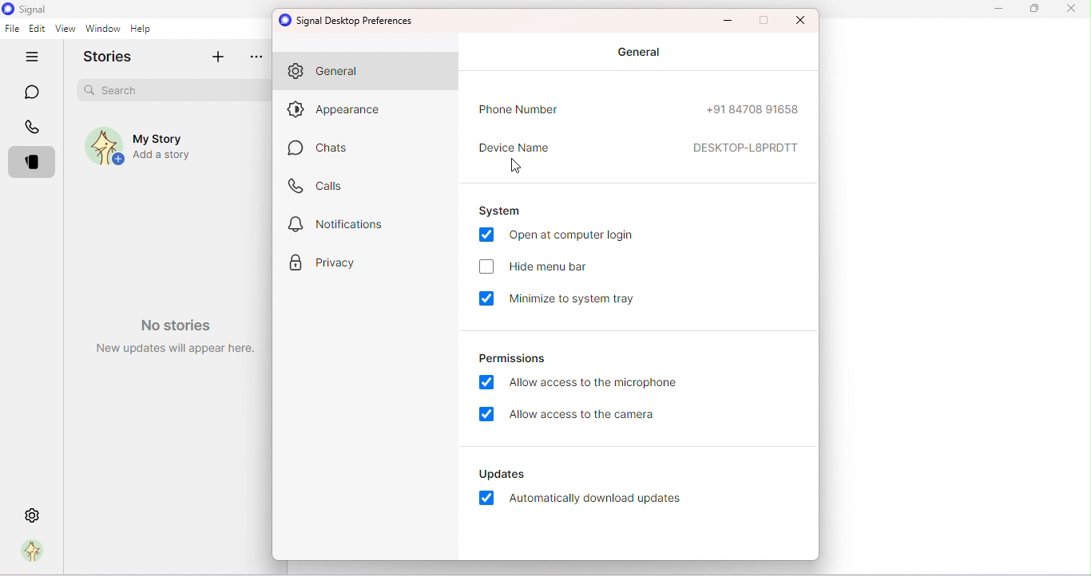 The image size is (1091, 576). I want to click on Add story, so click(221, 57).